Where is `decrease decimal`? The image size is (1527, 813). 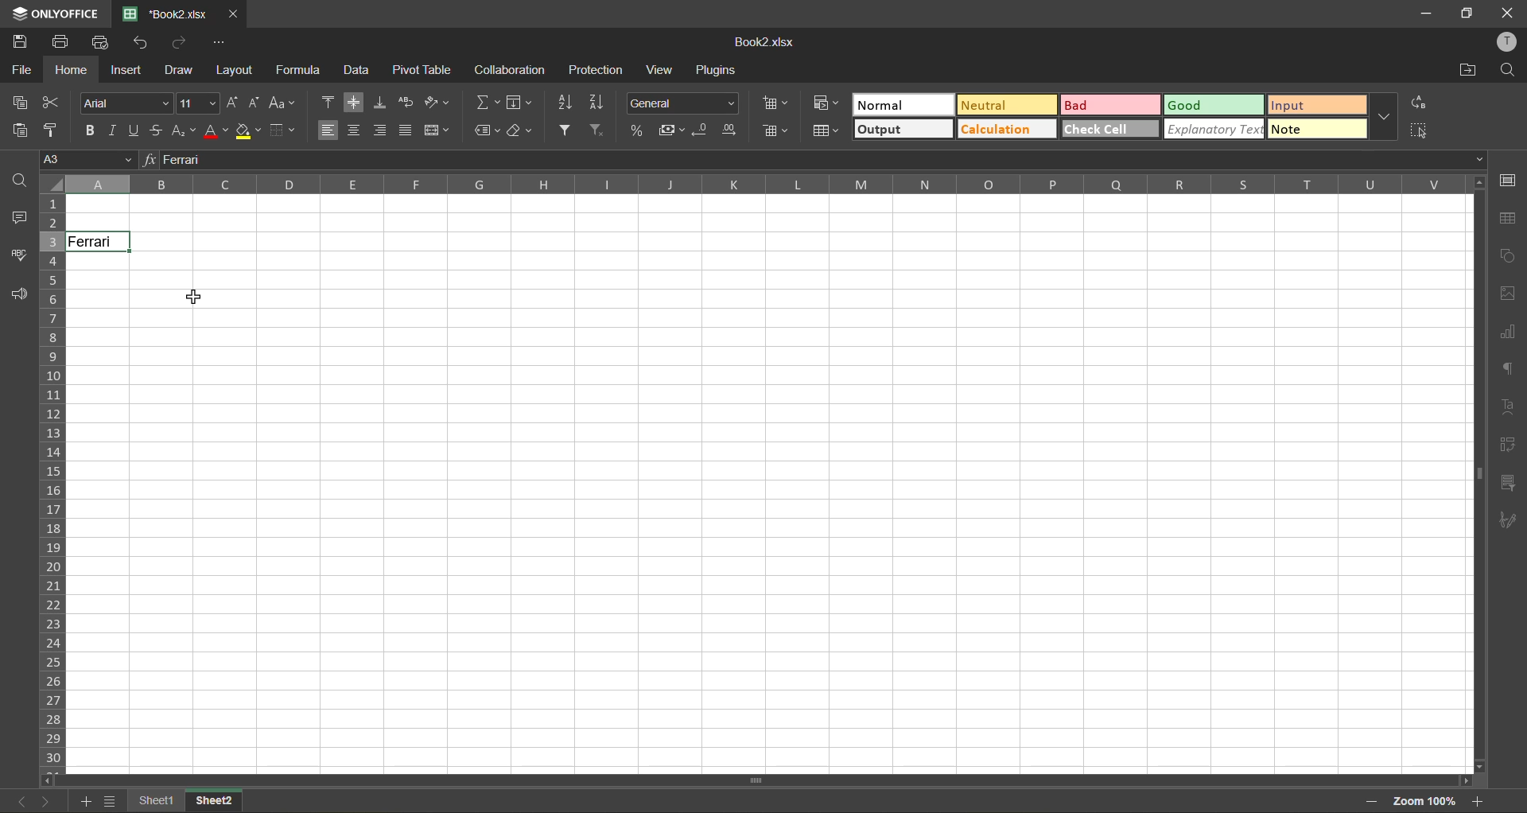 decrease decimal is located at coordinates (698, 129).